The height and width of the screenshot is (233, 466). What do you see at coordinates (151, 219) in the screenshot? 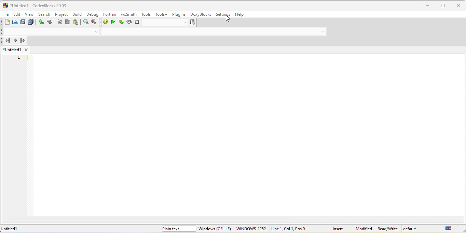
I see `horizontal scroll bar` at bounding box center [151, 219].